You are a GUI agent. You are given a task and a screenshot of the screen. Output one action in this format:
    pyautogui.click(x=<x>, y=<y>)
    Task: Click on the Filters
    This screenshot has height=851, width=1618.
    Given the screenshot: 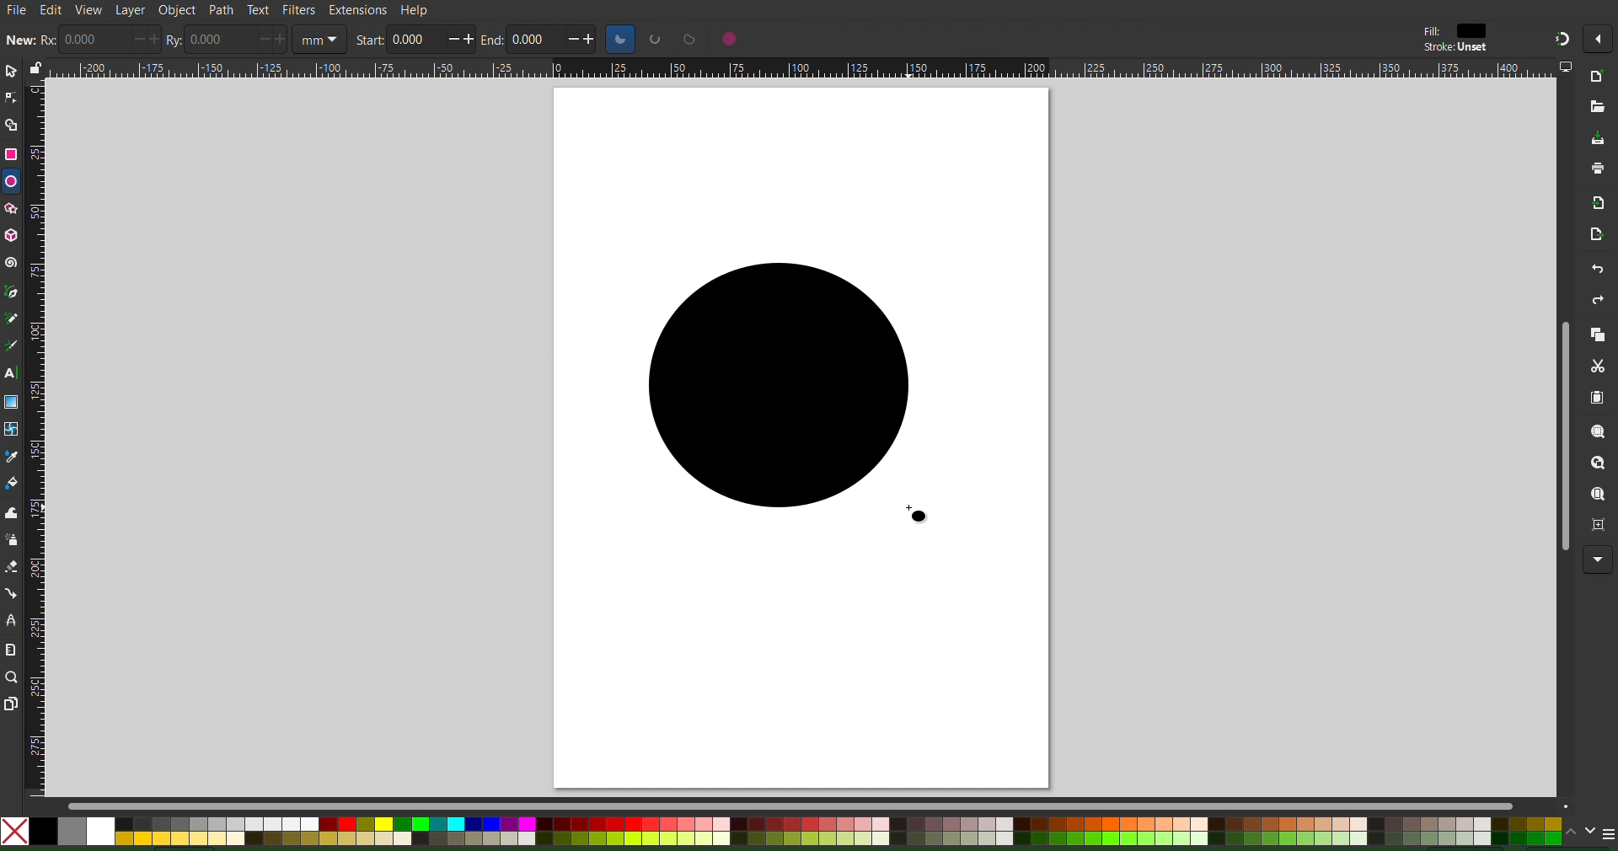 What is the action you would take?
    pyautogui.click(x=297, y=10)
    